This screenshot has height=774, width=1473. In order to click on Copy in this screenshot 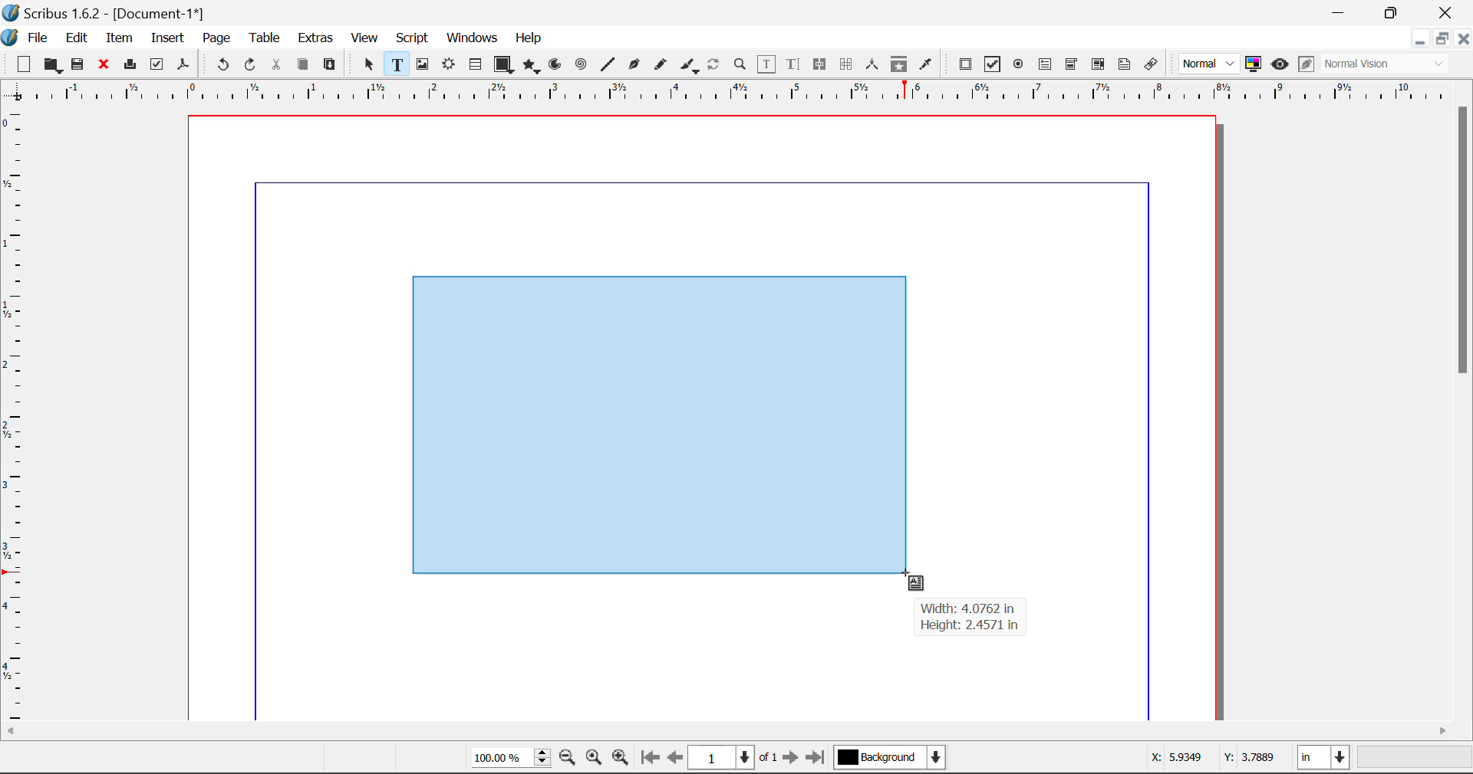, I will do `click(302, 64)`.